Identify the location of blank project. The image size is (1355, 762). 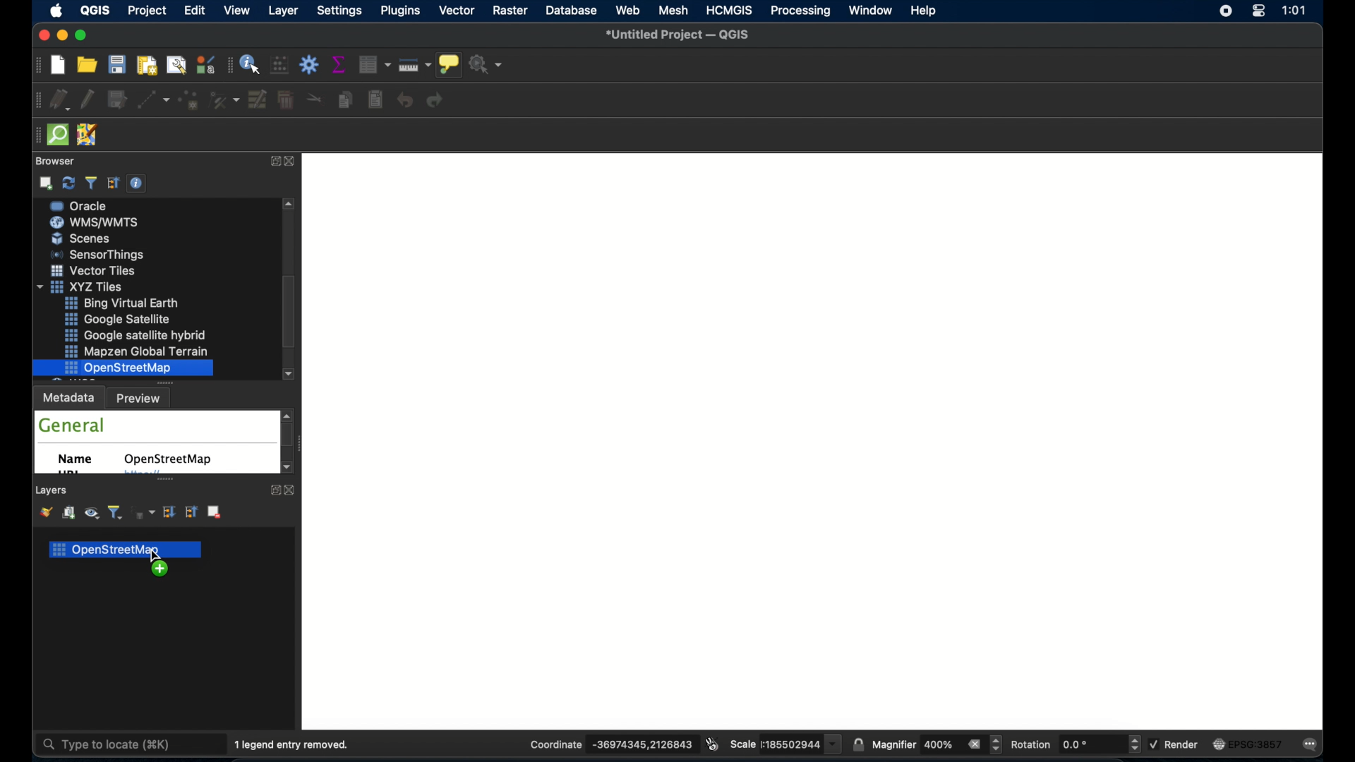
(818, 439).